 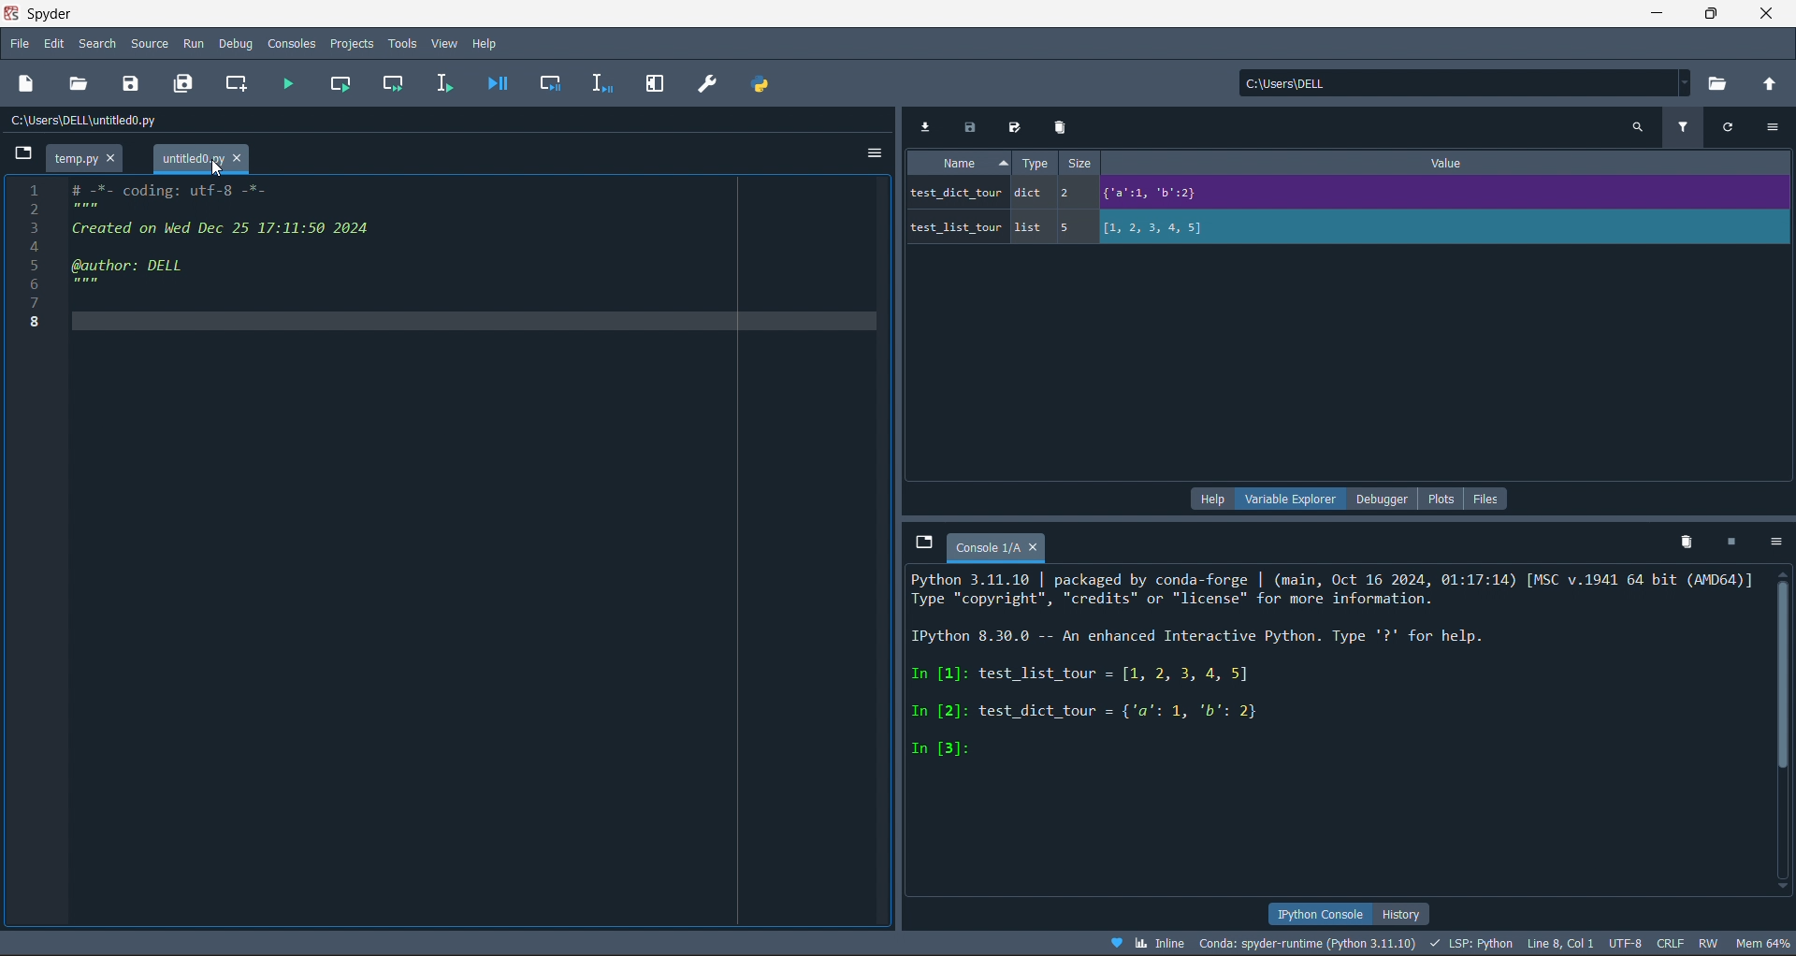 What do you see at coordinates (1002, 549) in the screenshot?
I see `console A x` at bounding box center [1002, 549].